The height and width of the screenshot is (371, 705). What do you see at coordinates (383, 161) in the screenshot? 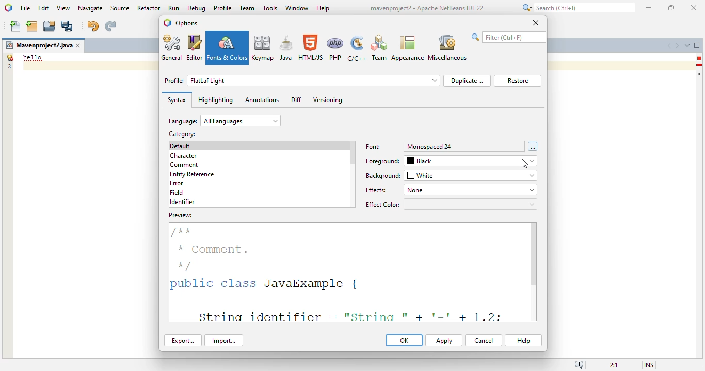
I see `foreground: ` at bounding box center [383, 161].